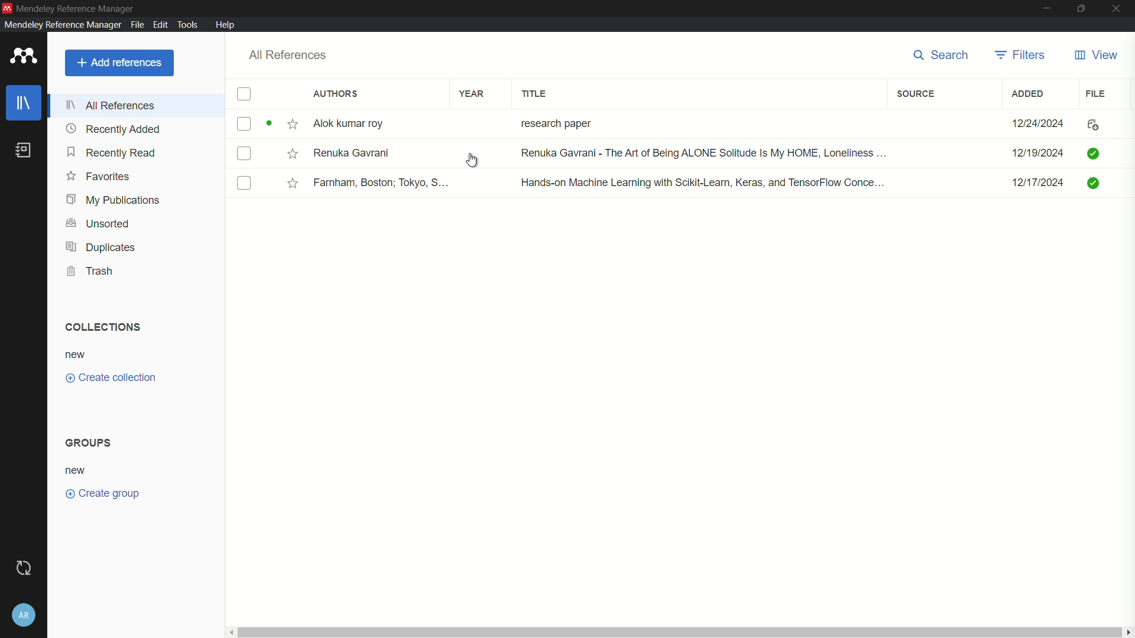  I want to click on app icon, so click(7, 8).